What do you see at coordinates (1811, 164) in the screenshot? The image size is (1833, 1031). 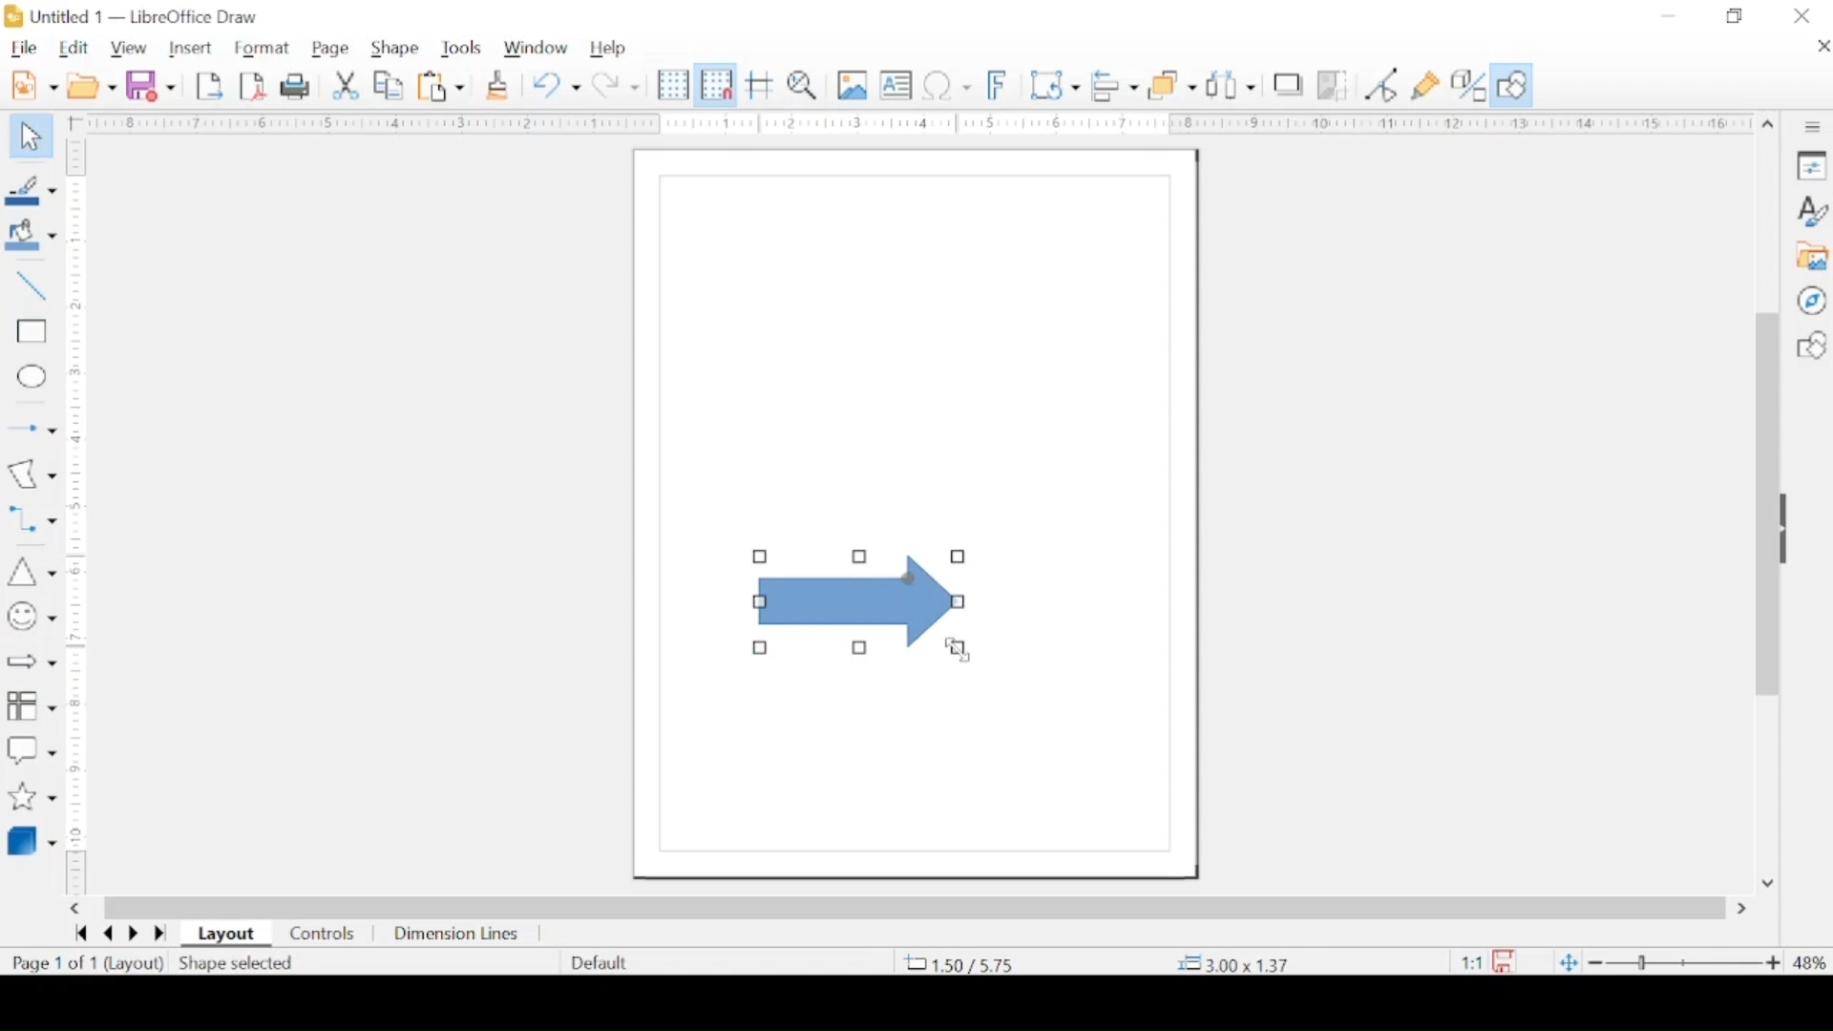 I see `properties` at bounding box center [1811, 164].